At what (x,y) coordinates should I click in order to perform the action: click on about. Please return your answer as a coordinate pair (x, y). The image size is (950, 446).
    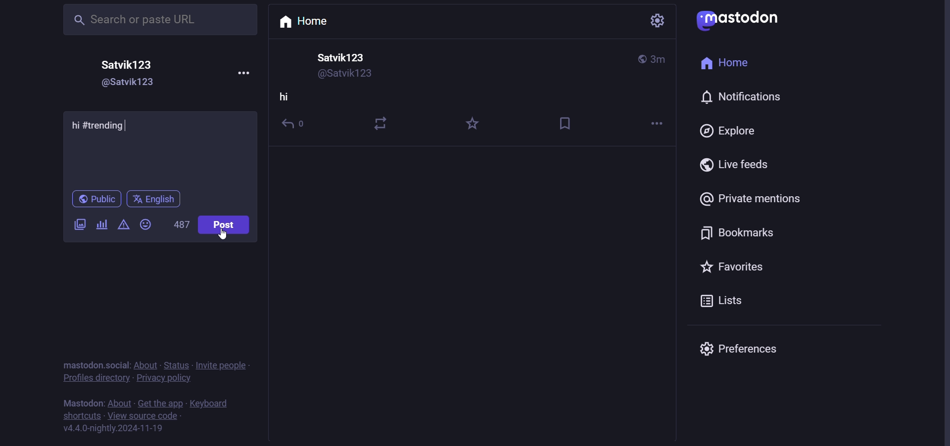
    Looking at the image, I should click on (144, 365).